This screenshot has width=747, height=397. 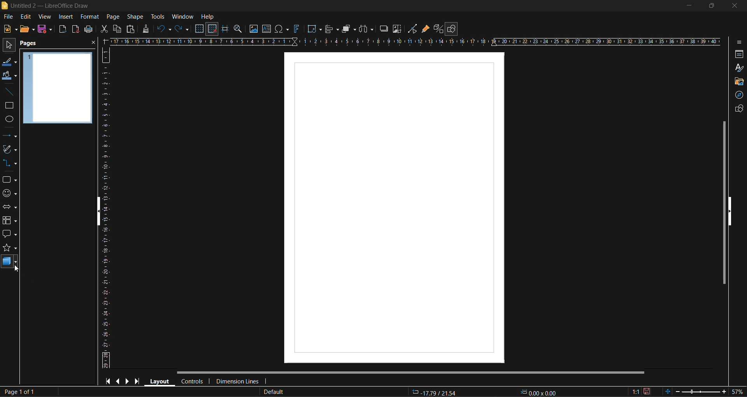 What do you see at coordinates (737, 110) in the screenshot?
I see `shapes` at bounding box center [737, 110].